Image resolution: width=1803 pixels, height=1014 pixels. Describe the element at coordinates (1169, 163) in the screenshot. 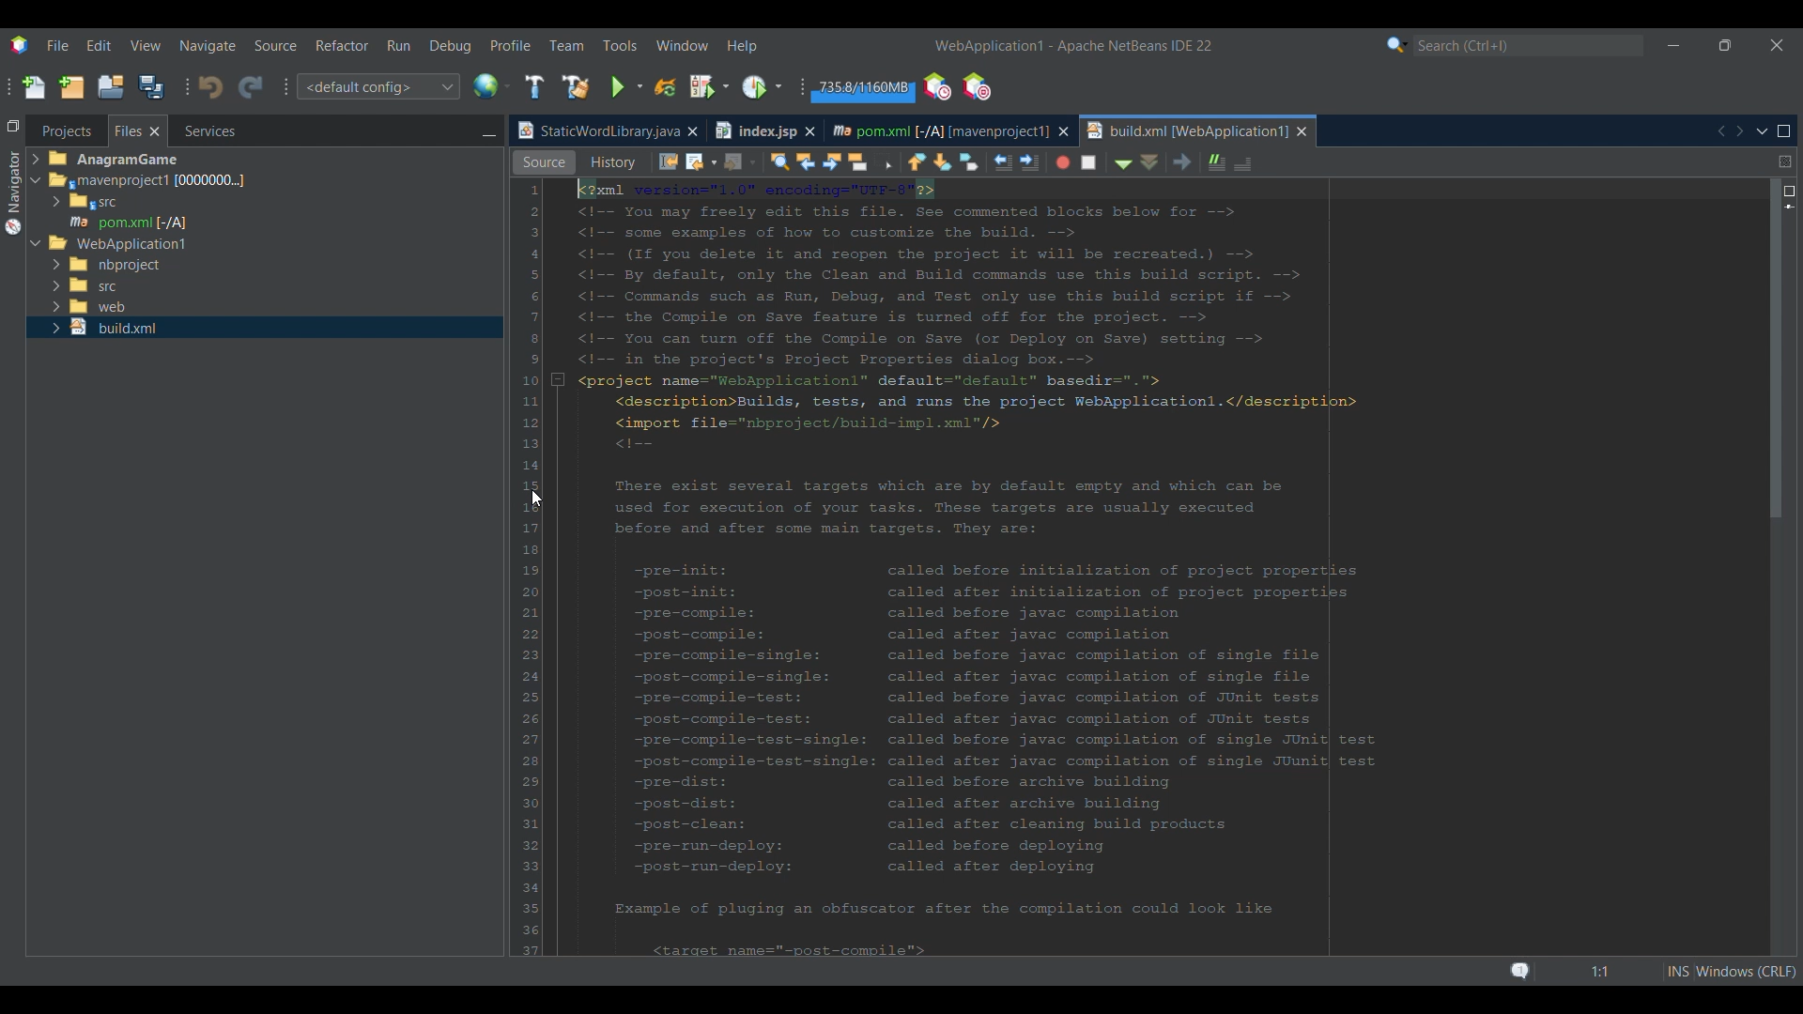

I see `Shift line left` at that location.